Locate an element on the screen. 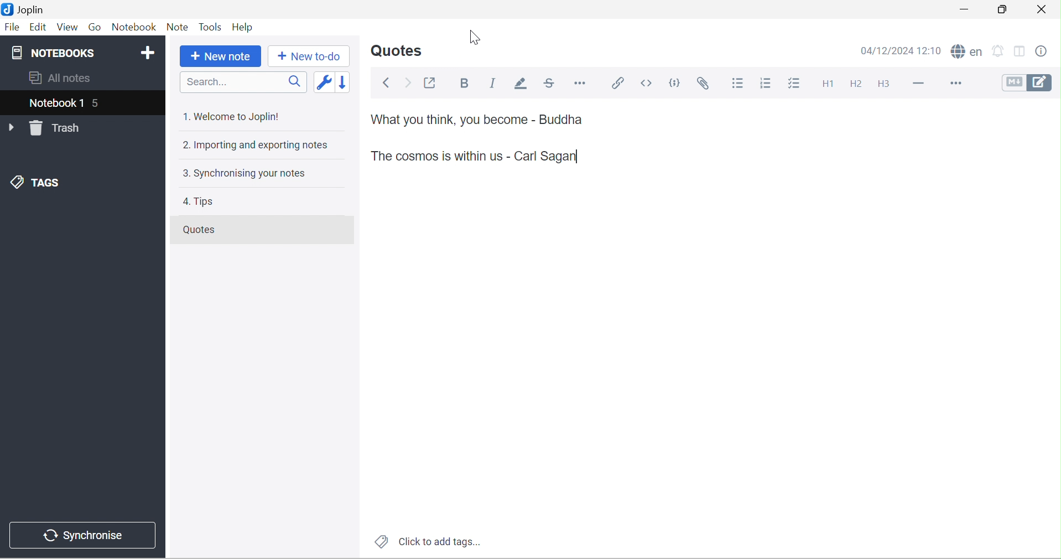 The width and height of the screenshot is (1061, 559). Quotes is located at coordinates (199, 229).